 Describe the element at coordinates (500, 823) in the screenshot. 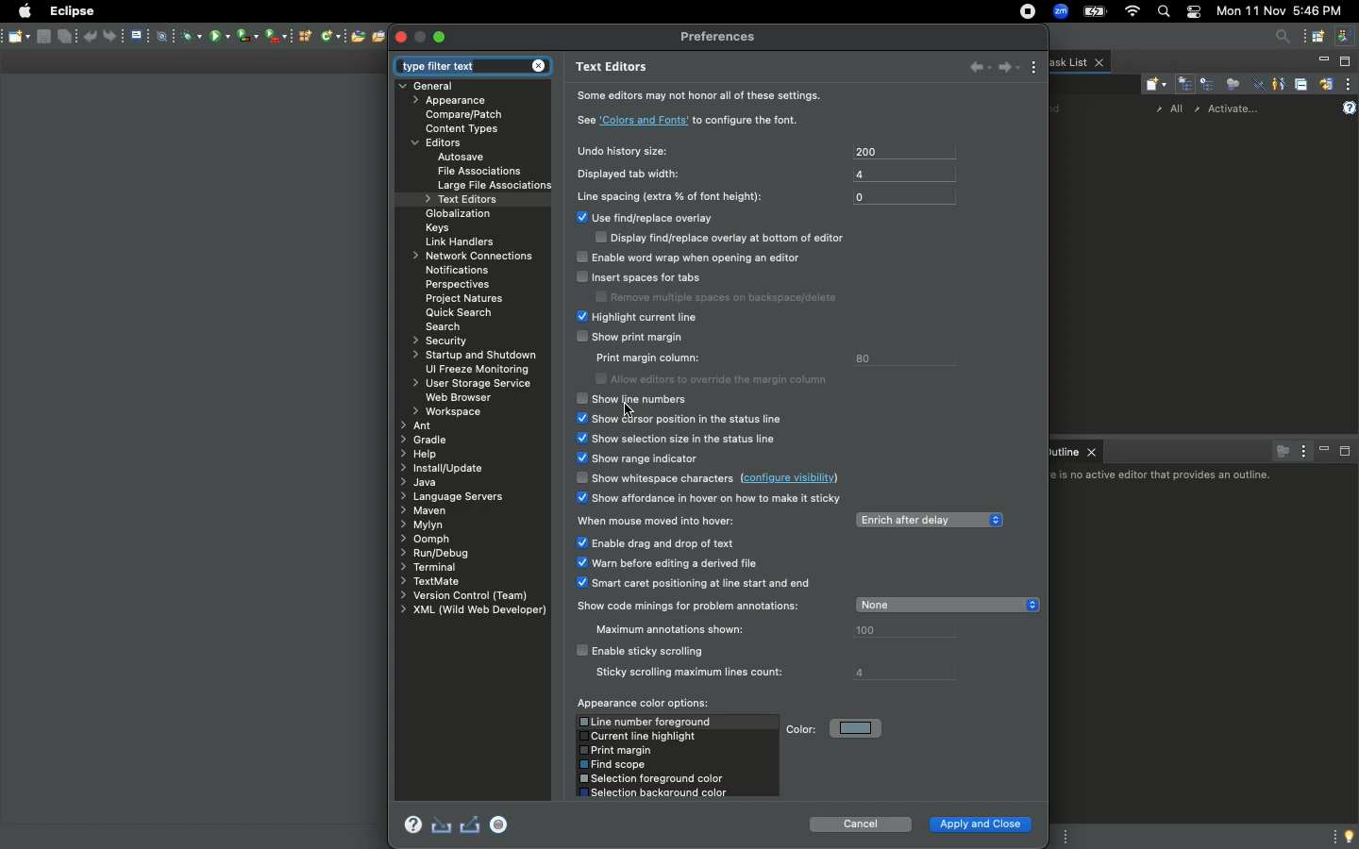

I see `Recorder disabled` at that location.